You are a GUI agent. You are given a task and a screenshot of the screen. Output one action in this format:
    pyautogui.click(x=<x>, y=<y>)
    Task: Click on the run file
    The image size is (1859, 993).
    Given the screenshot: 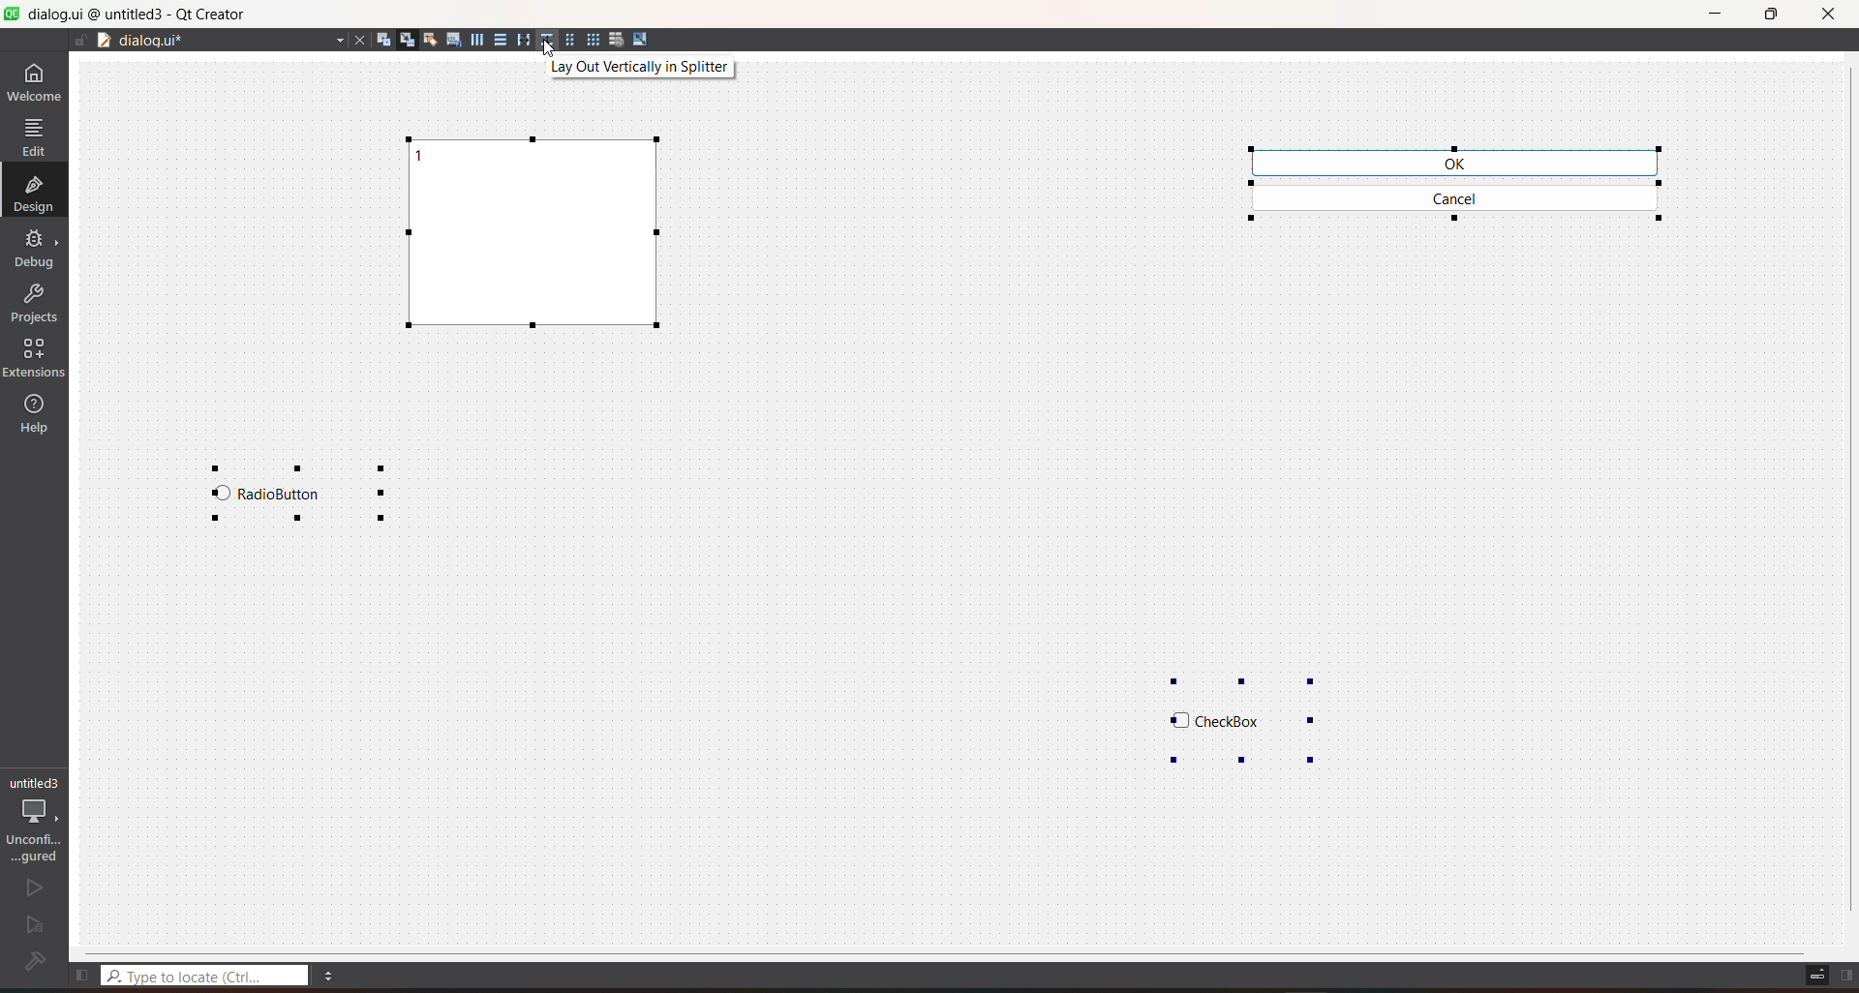 What is the action you would take?
    pyautogui.click(x=32, y=887)
    